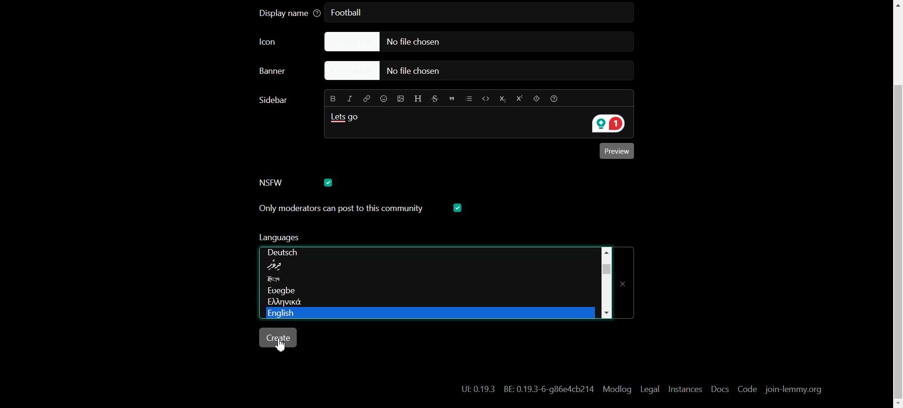 Image resolution: width=903 pixels, height=408 pixels. Describe the element at coordinates (626, 280) in the screenshot. I see `Close Window` at that location.